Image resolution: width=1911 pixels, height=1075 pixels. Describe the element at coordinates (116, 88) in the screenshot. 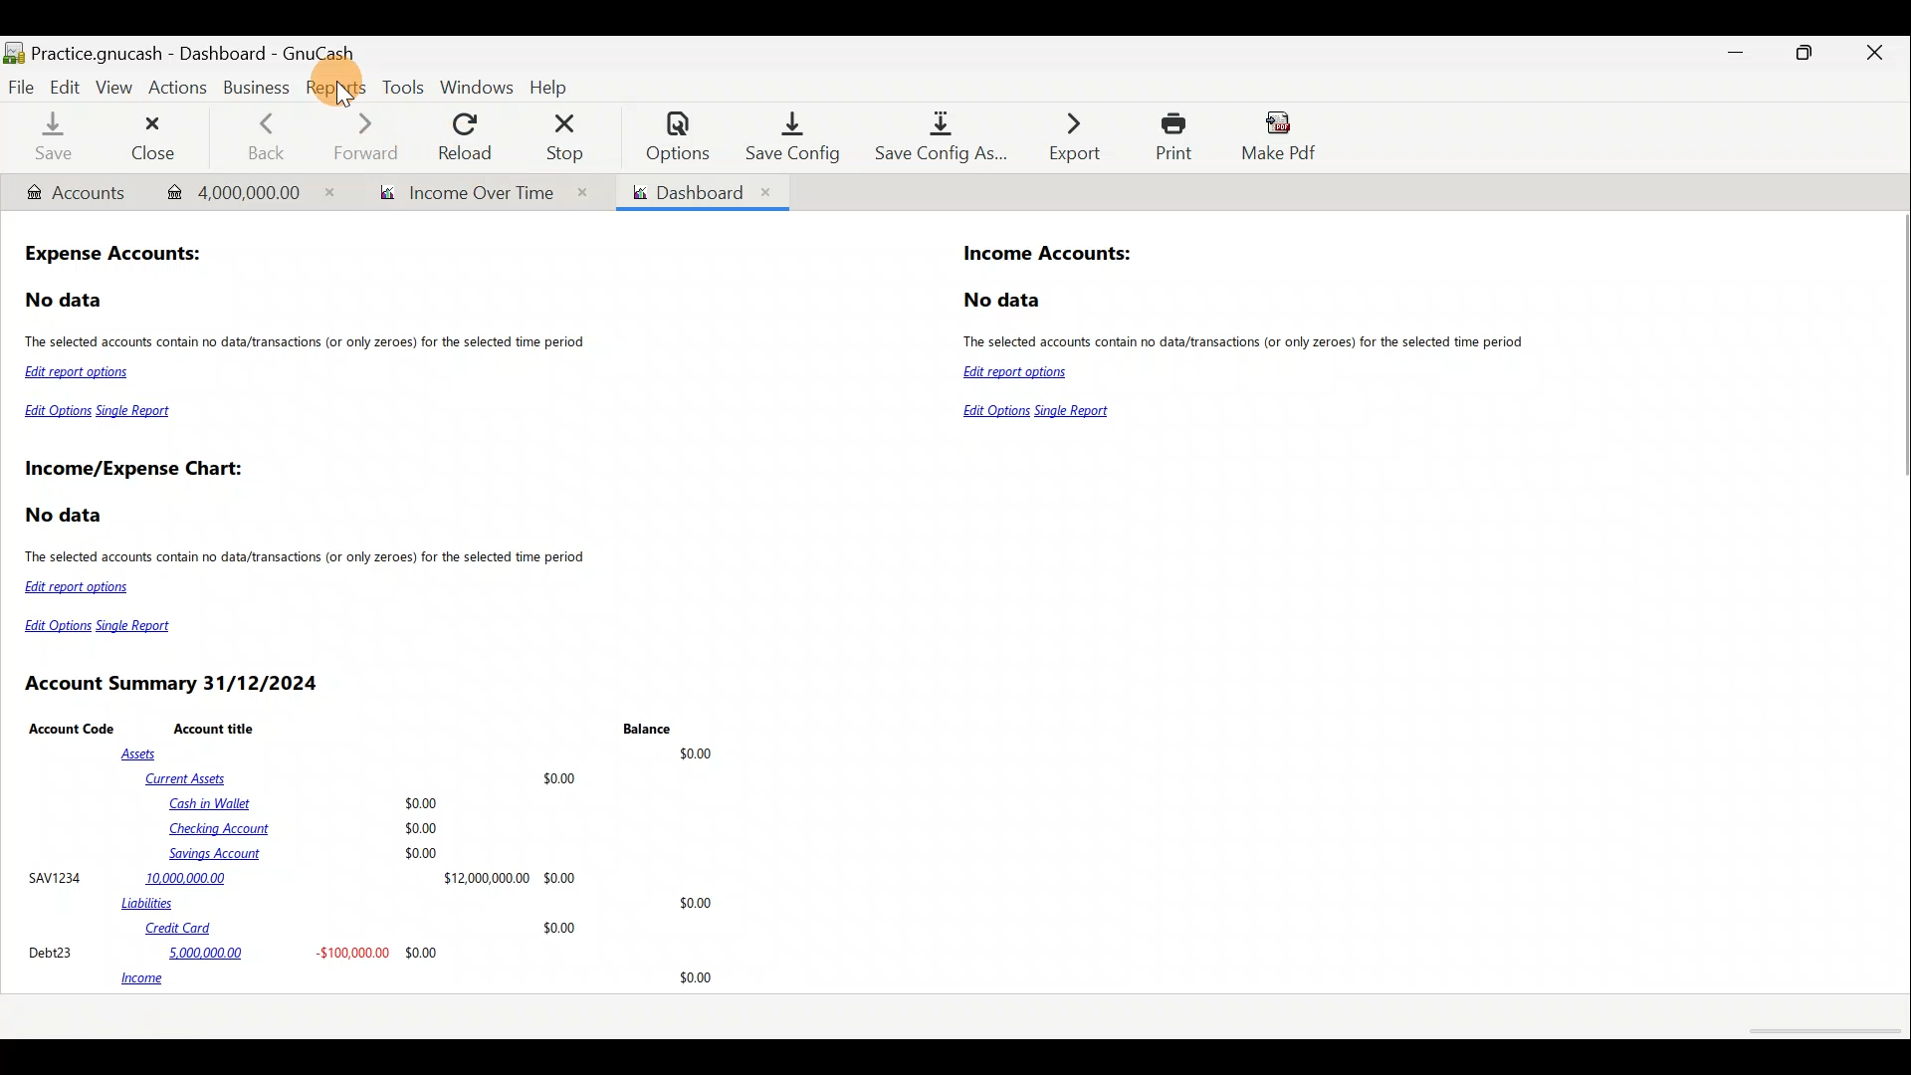

I see `View` at that location.